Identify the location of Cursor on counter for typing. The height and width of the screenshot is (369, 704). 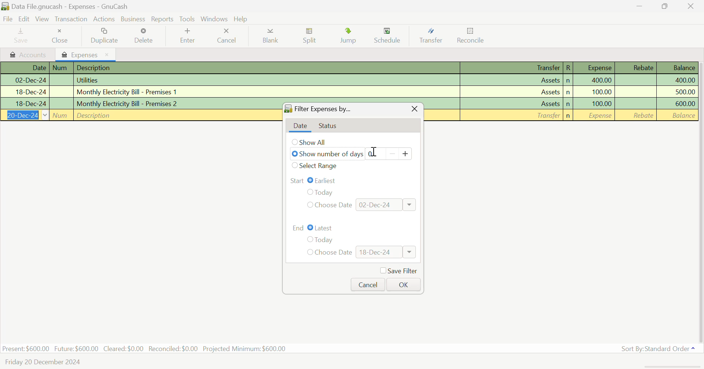
(372, 153).